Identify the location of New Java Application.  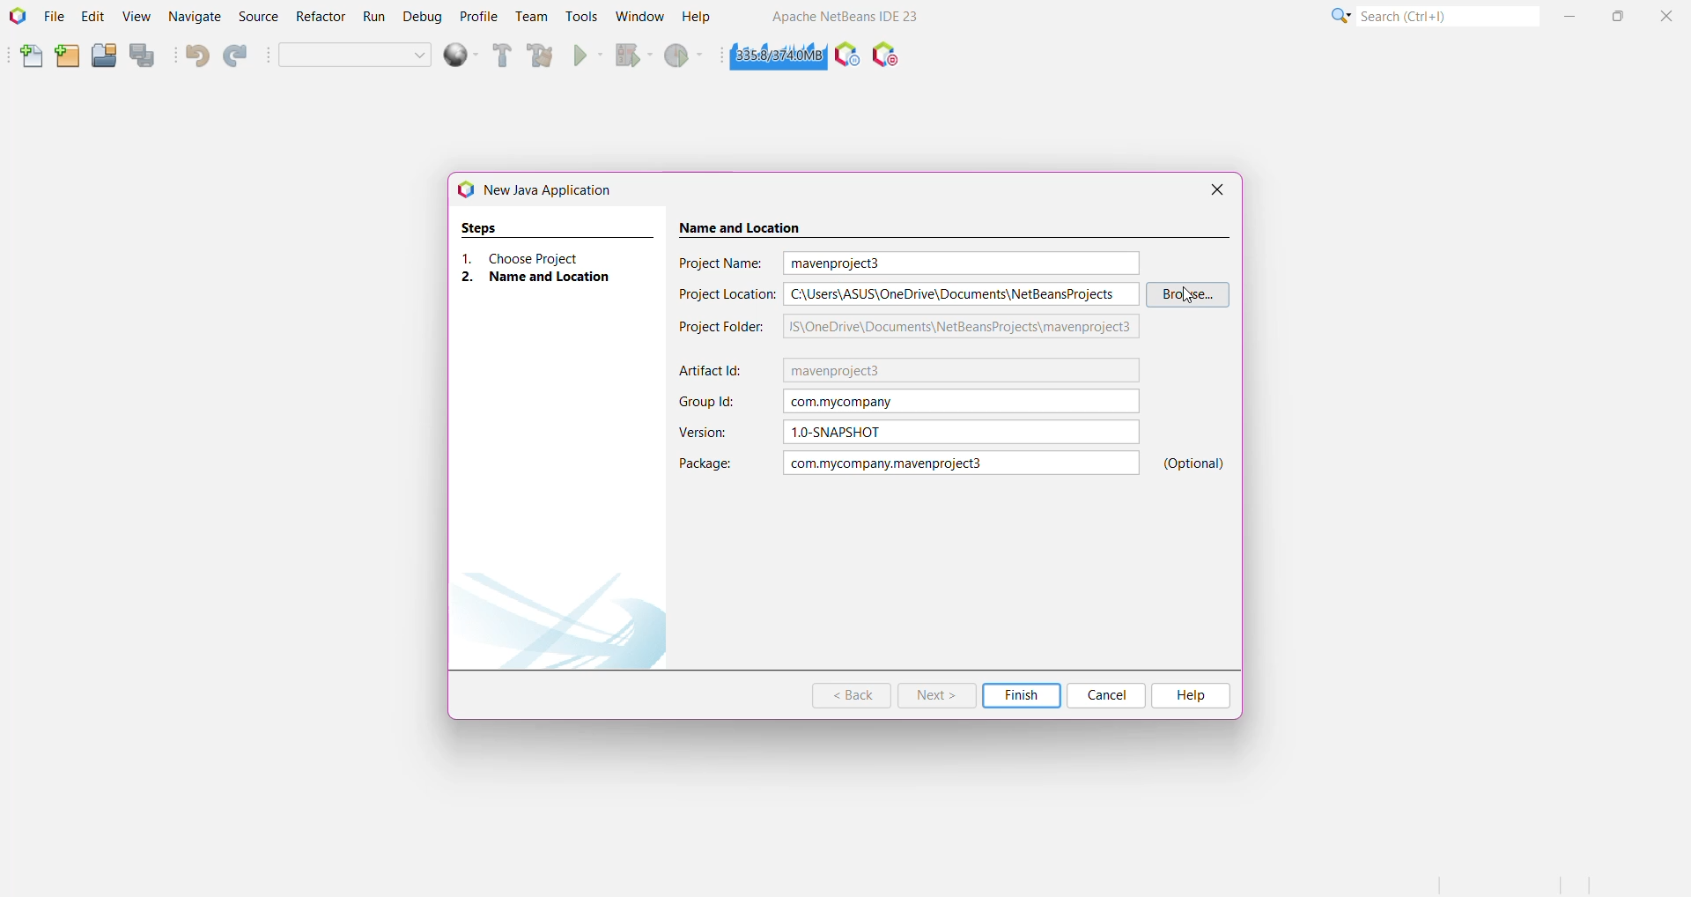
(546, 189).